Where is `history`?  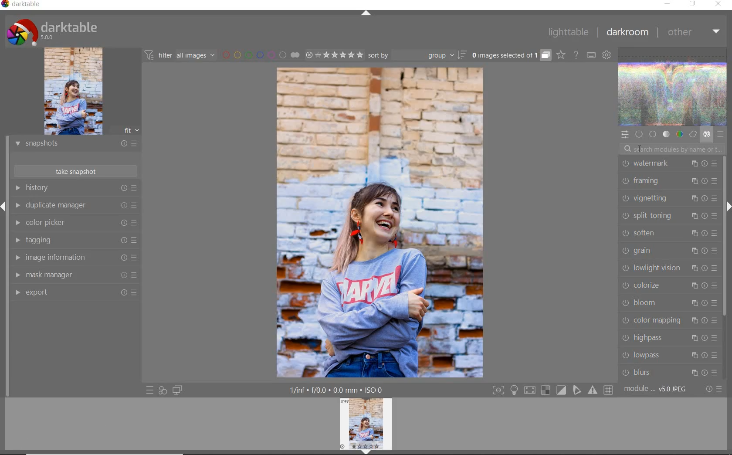
history is located at coordinates (78, 188).